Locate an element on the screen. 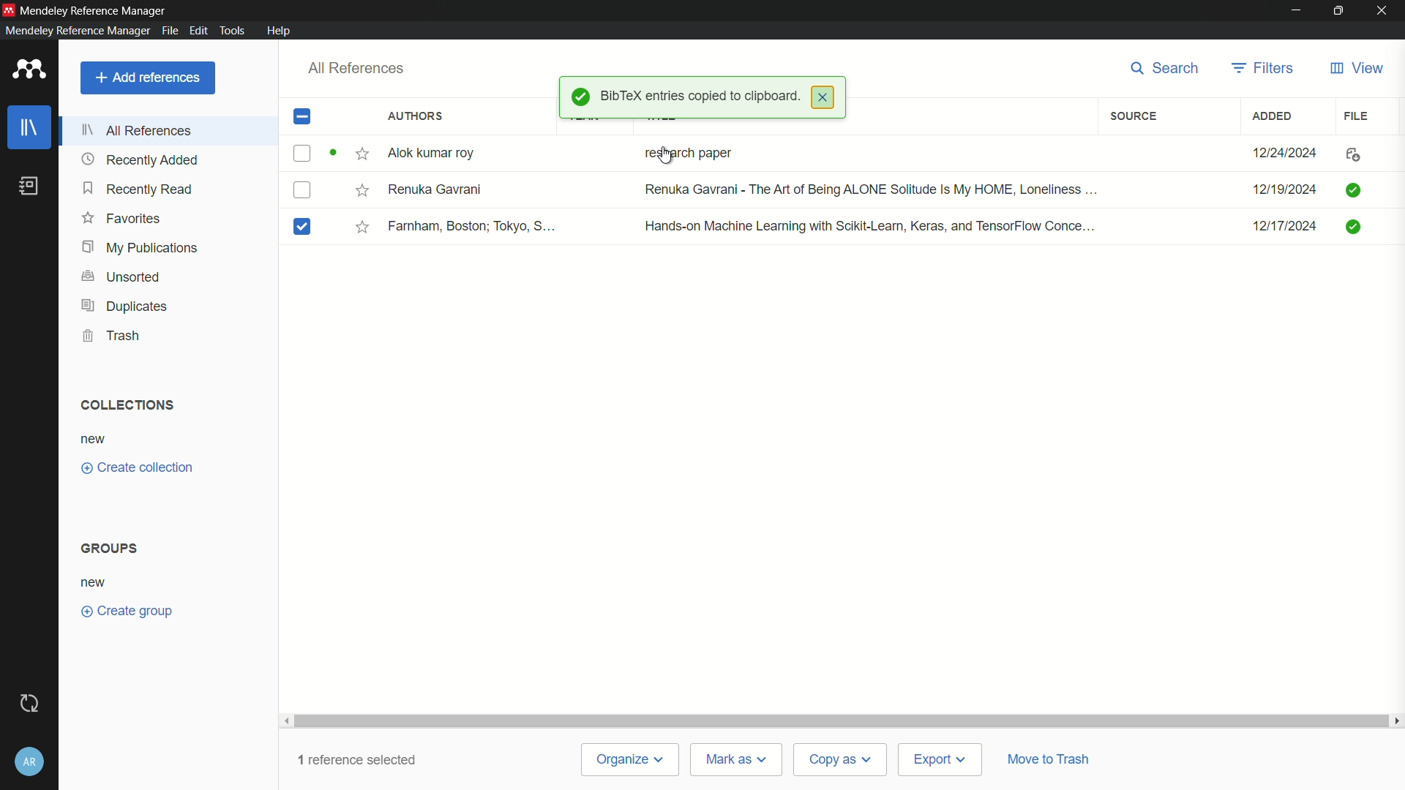  Alok Kumar Roy is located at coordinates (442, 153).